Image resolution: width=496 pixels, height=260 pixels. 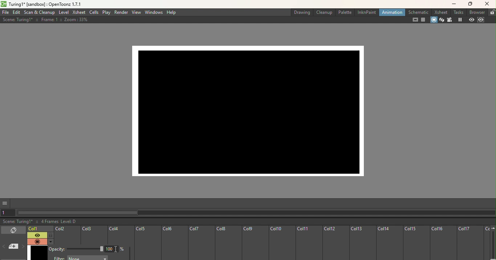 What do you see at coordinates (13, 247) in the screenshot?
I see `Add new memo` at bounding box center [13, 247].